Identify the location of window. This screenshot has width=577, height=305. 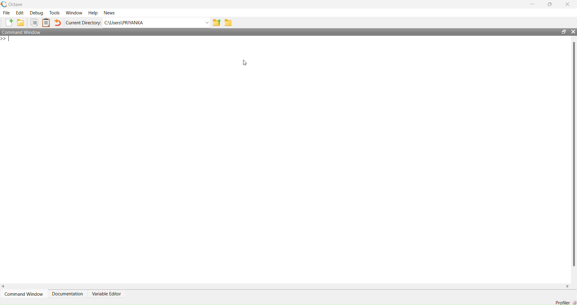
(74, 13).